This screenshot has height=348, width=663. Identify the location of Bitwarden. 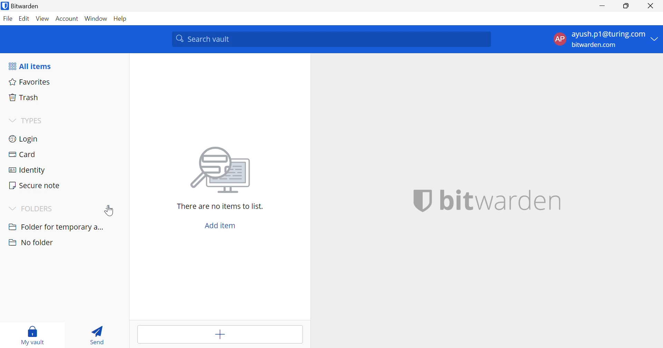
(22, 6).